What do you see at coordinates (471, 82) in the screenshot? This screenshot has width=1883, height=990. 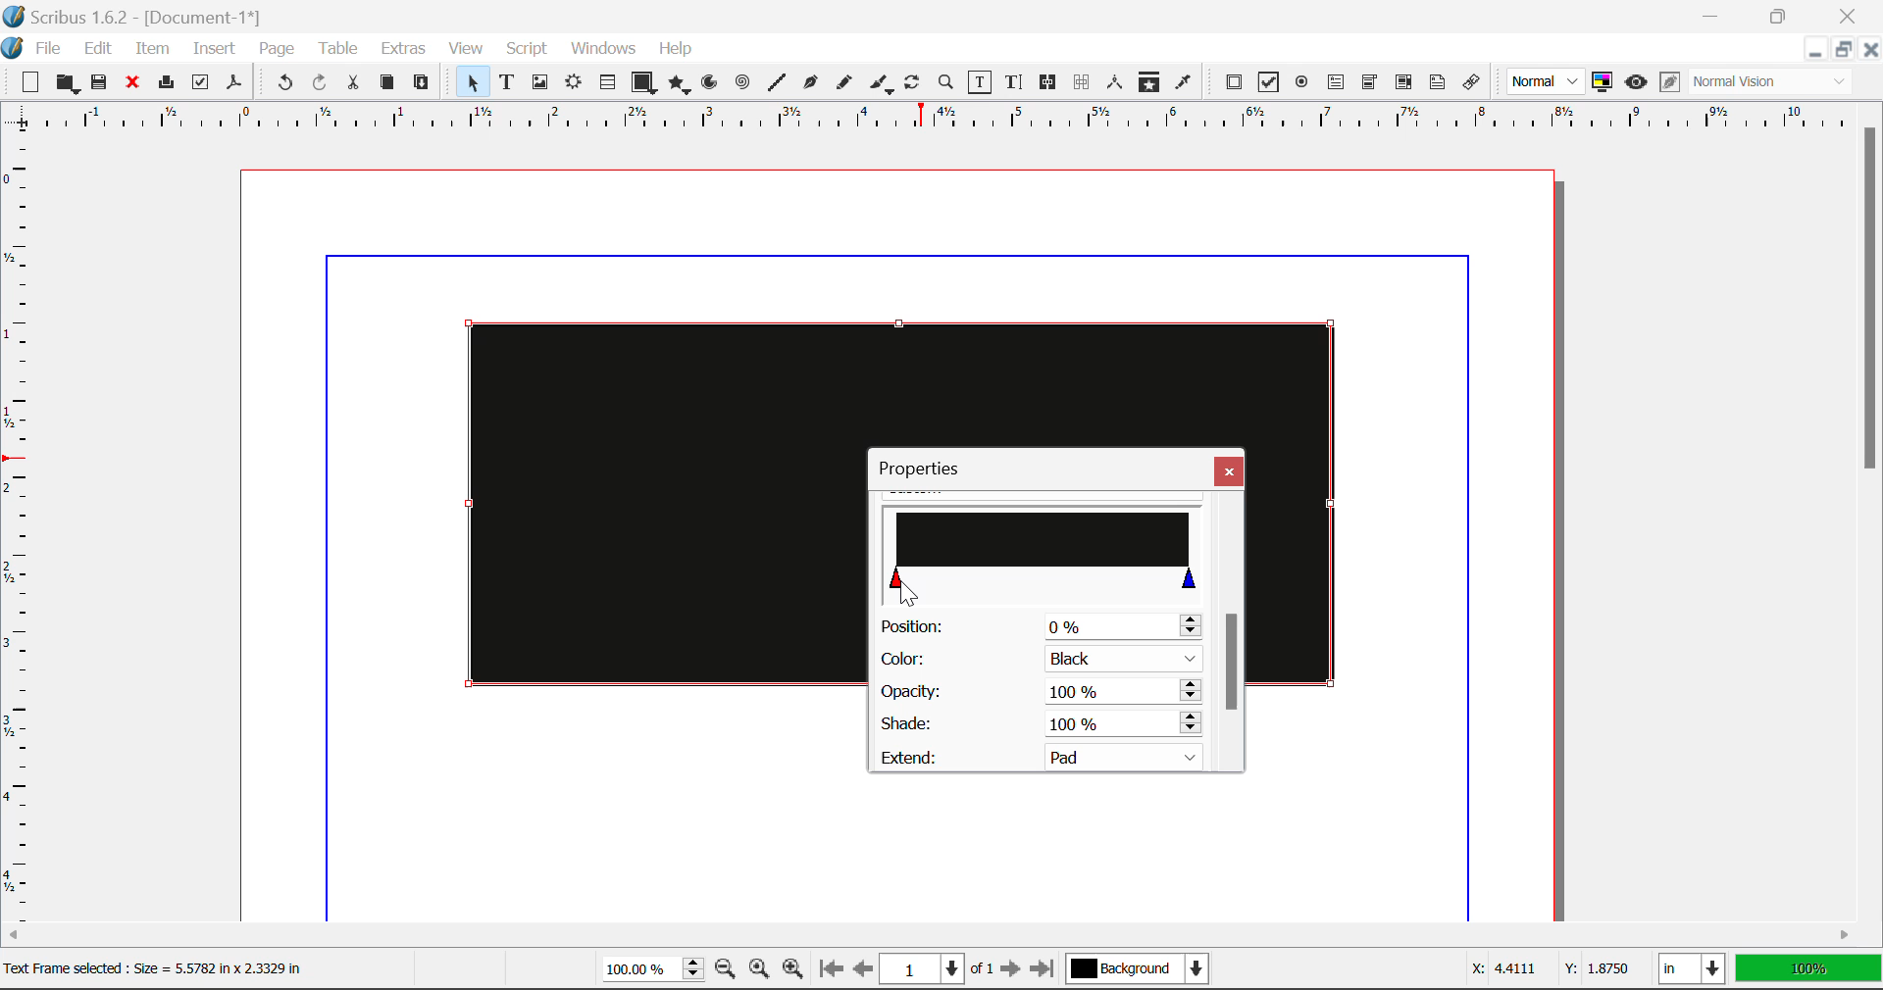 I see `Select` at bounding box center [471, 82].